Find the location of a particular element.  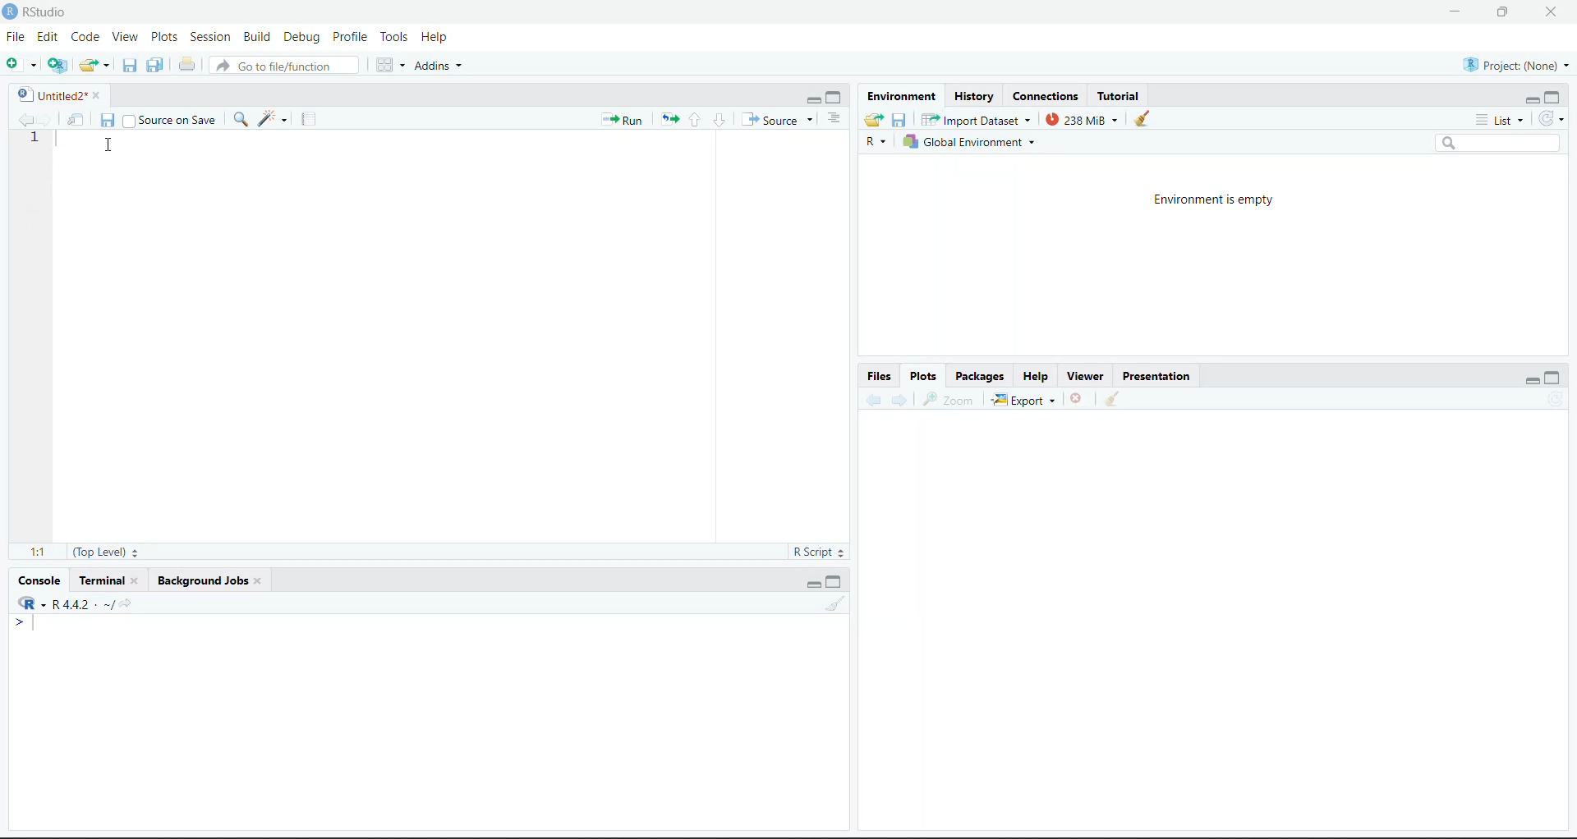

Session is located at coordinates (211, 37).